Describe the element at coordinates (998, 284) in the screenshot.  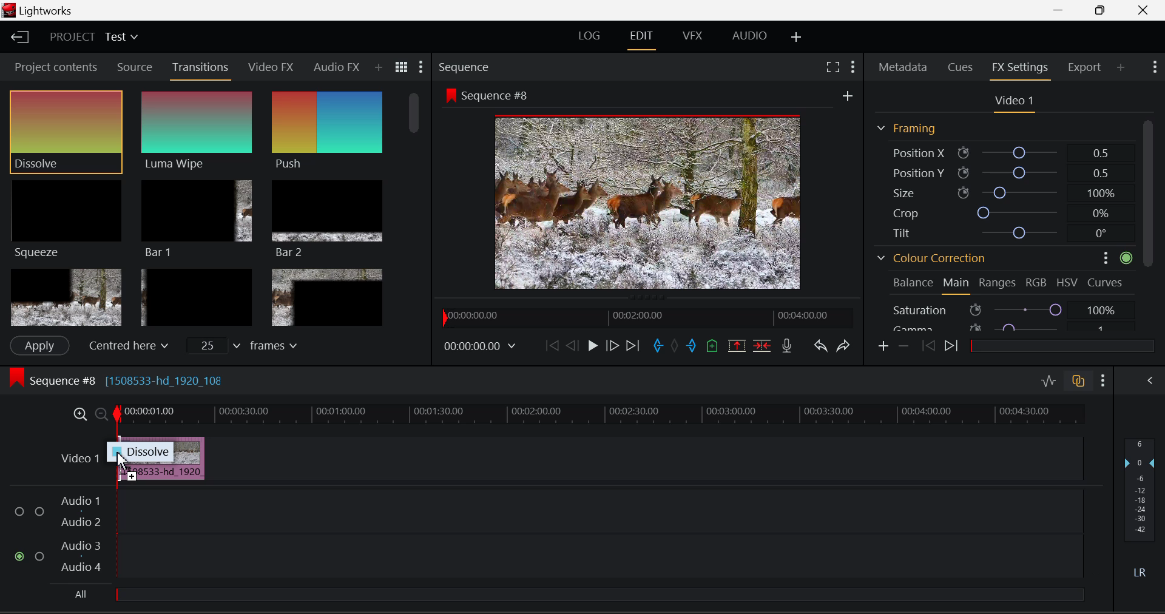
I see `Ranges` at that location.